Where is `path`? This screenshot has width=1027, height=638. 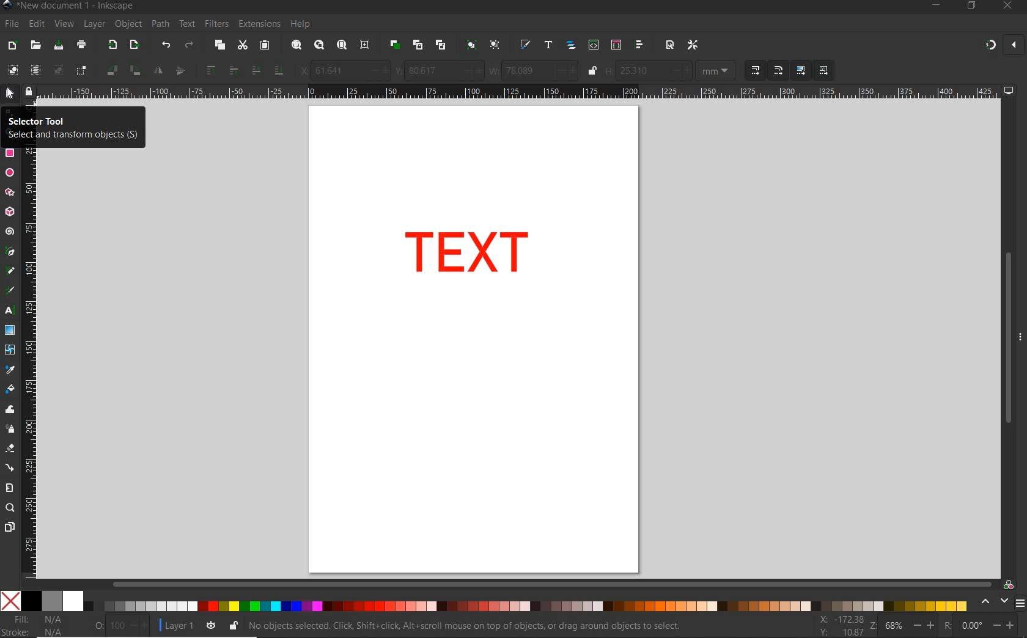
path is located at coordinates (160, 24).